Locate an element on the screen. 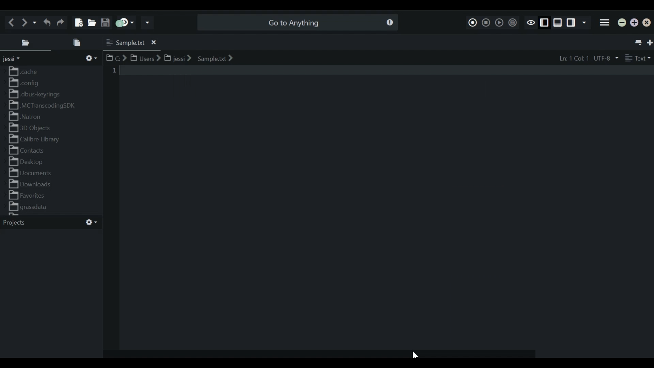 The width and height of the screenshot is (654, 368). jump to the next syntax checking result is located at coordinates (126, 23).